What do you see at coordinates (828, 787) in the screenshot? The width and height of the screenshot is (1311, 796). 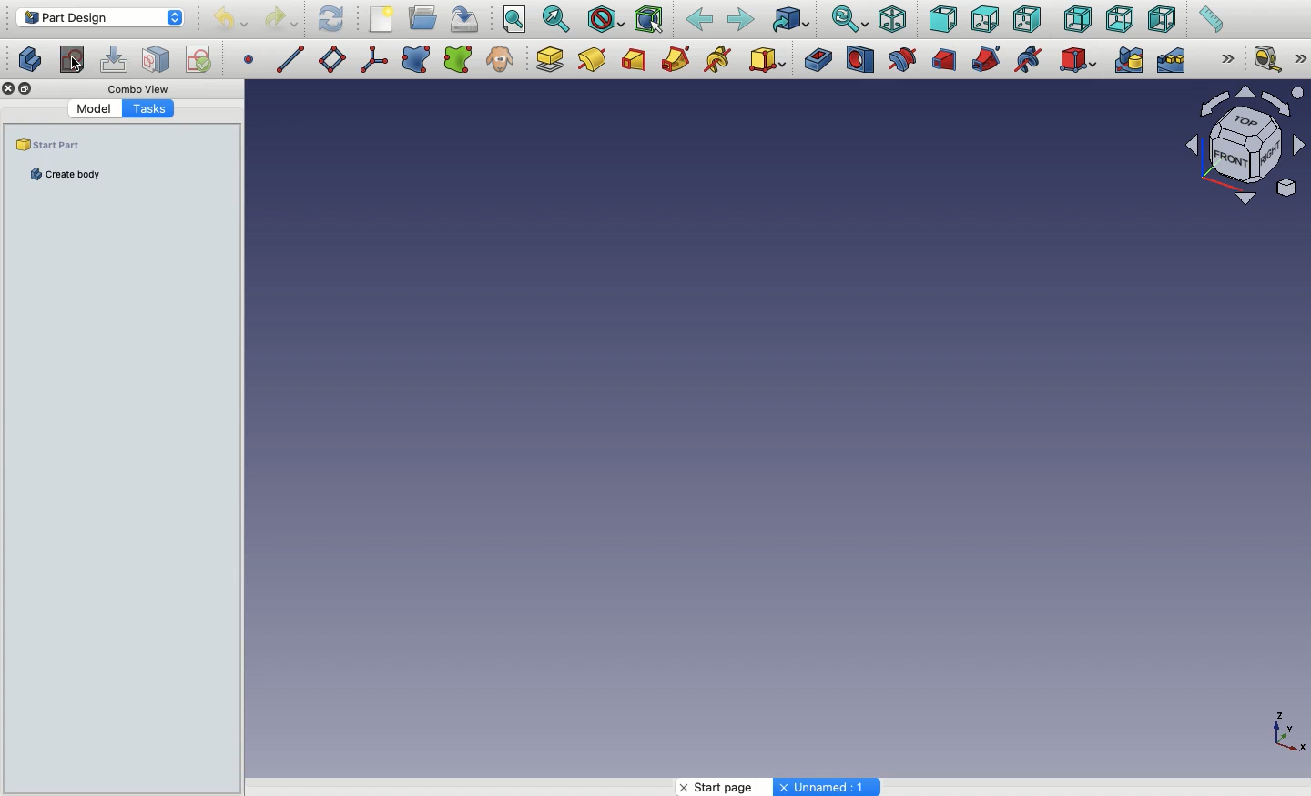 I see `Unnamed: 1` at bounding box center [828, 787].